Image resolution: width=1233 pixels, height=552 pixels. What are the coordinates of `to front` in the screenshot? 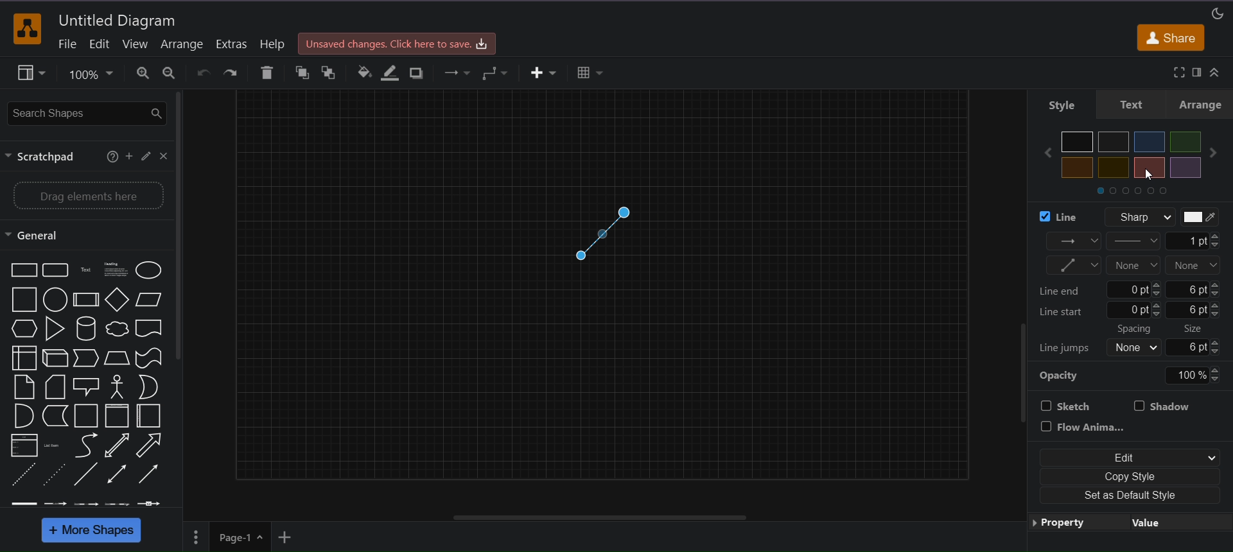 It's located at (302, 73).